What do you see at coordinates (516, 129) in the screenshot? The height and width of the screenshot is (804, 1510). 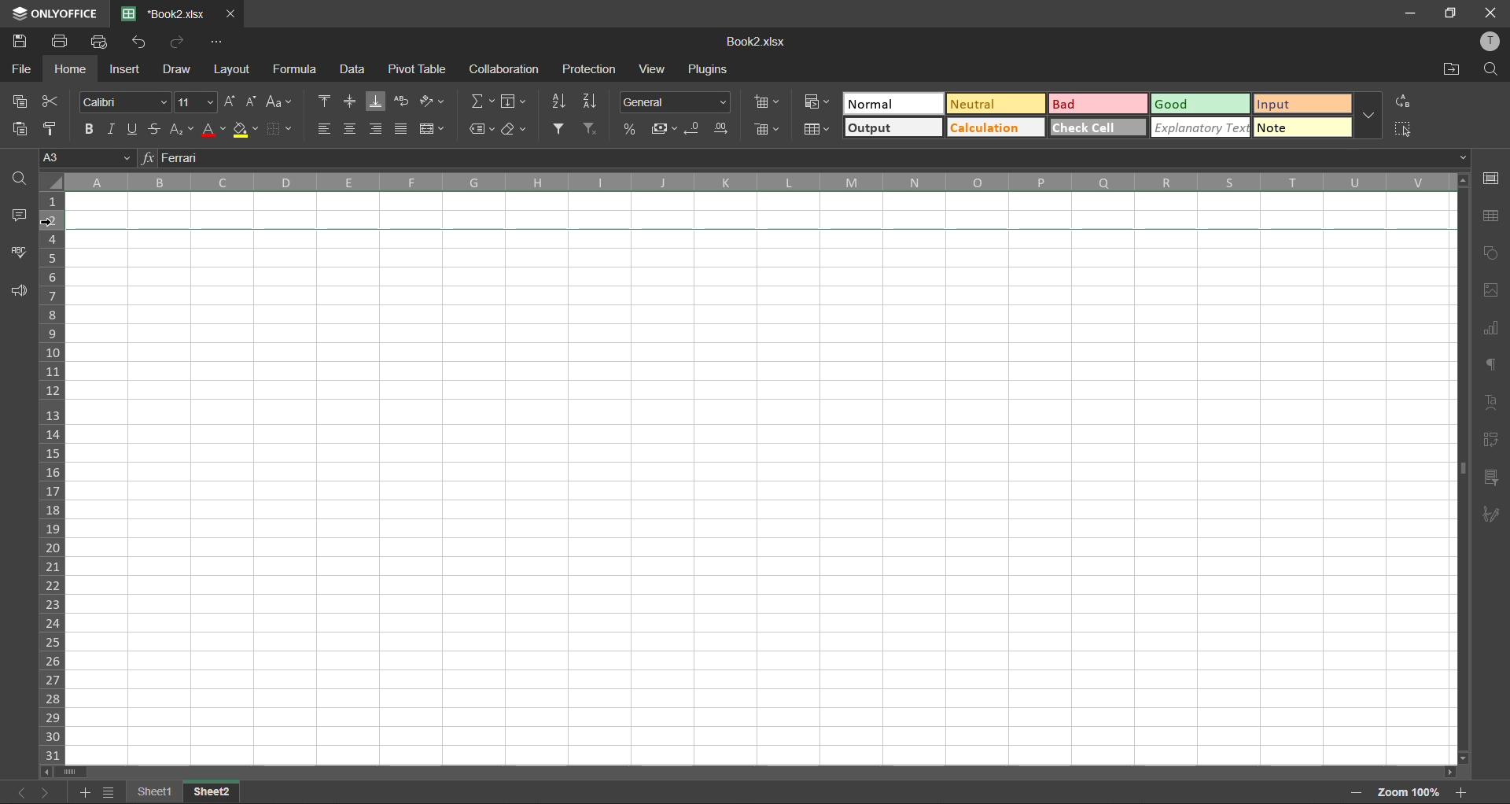 I see `clear` at bounding box center [516, 129].